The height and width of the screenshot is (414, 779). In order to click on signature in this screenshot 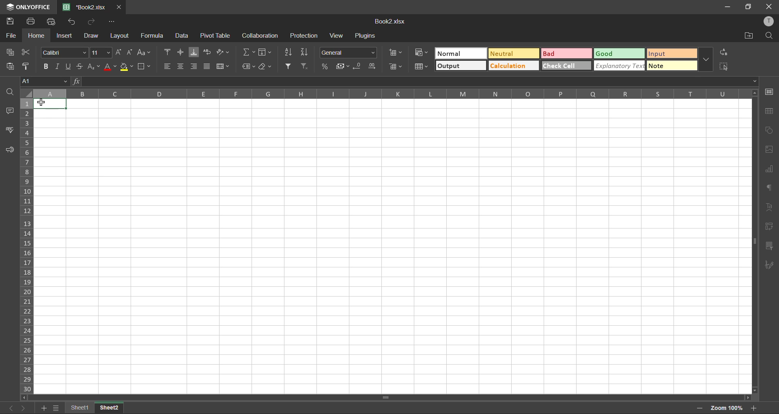, I will do `click(768, 266)`.